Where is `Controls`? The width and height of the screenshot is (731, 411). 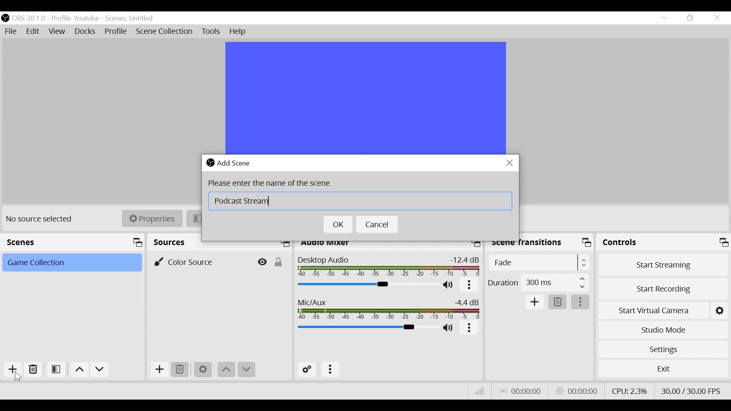
Controls is located at coordinates (664, 242).